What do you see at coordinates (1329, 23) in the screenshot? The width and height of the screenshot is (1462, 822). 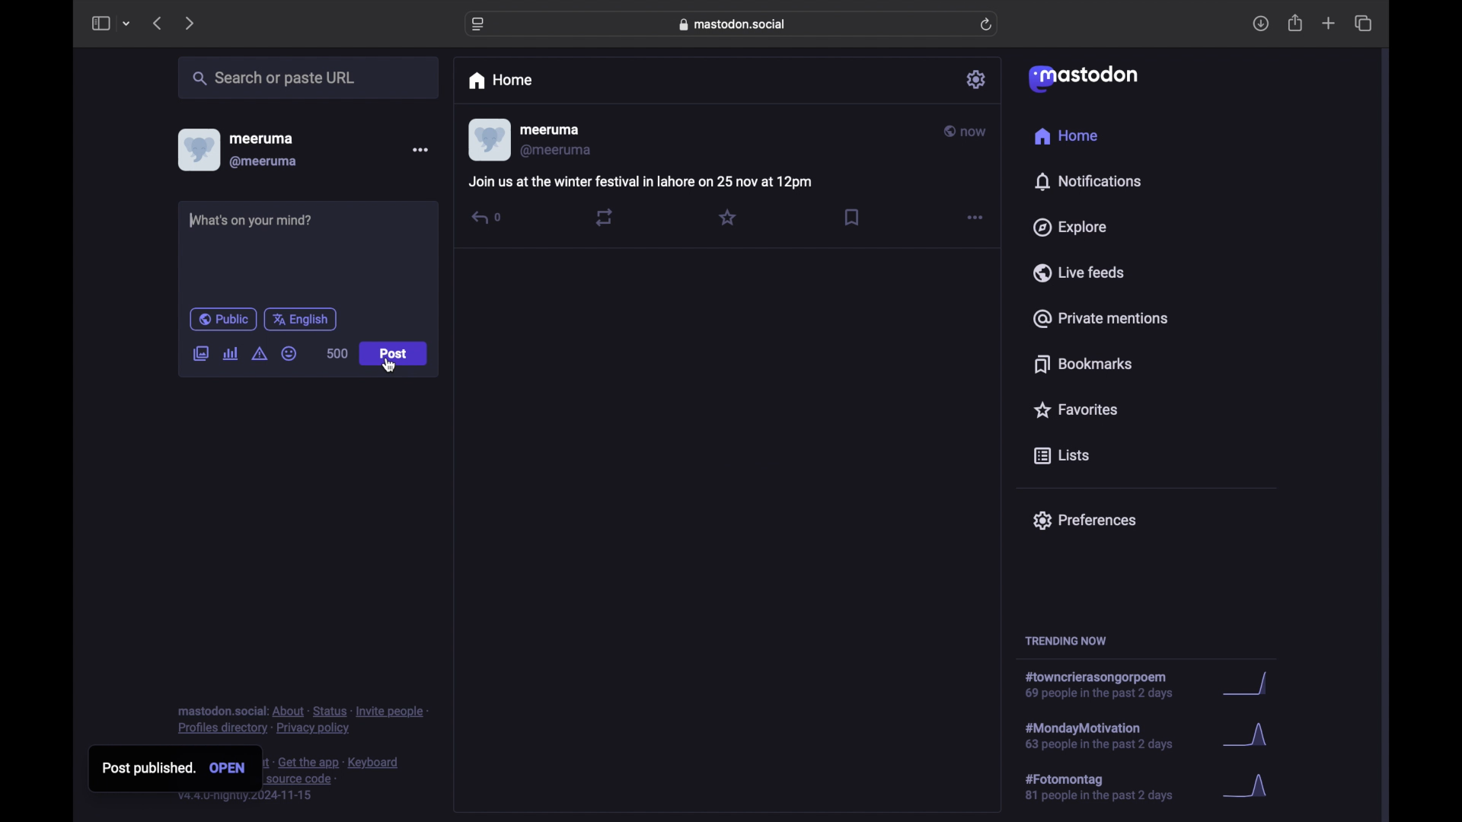 I see `new tab` at bounding box center [1329, 23].